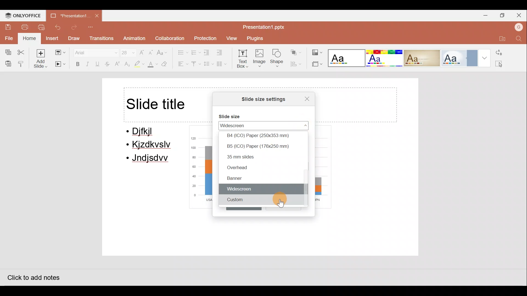 The height and width of the screenshot is (296, 527). What do you see at coordinates (304, 98) in the screenshot?
I see `Close` at bounding box center [304, 98].